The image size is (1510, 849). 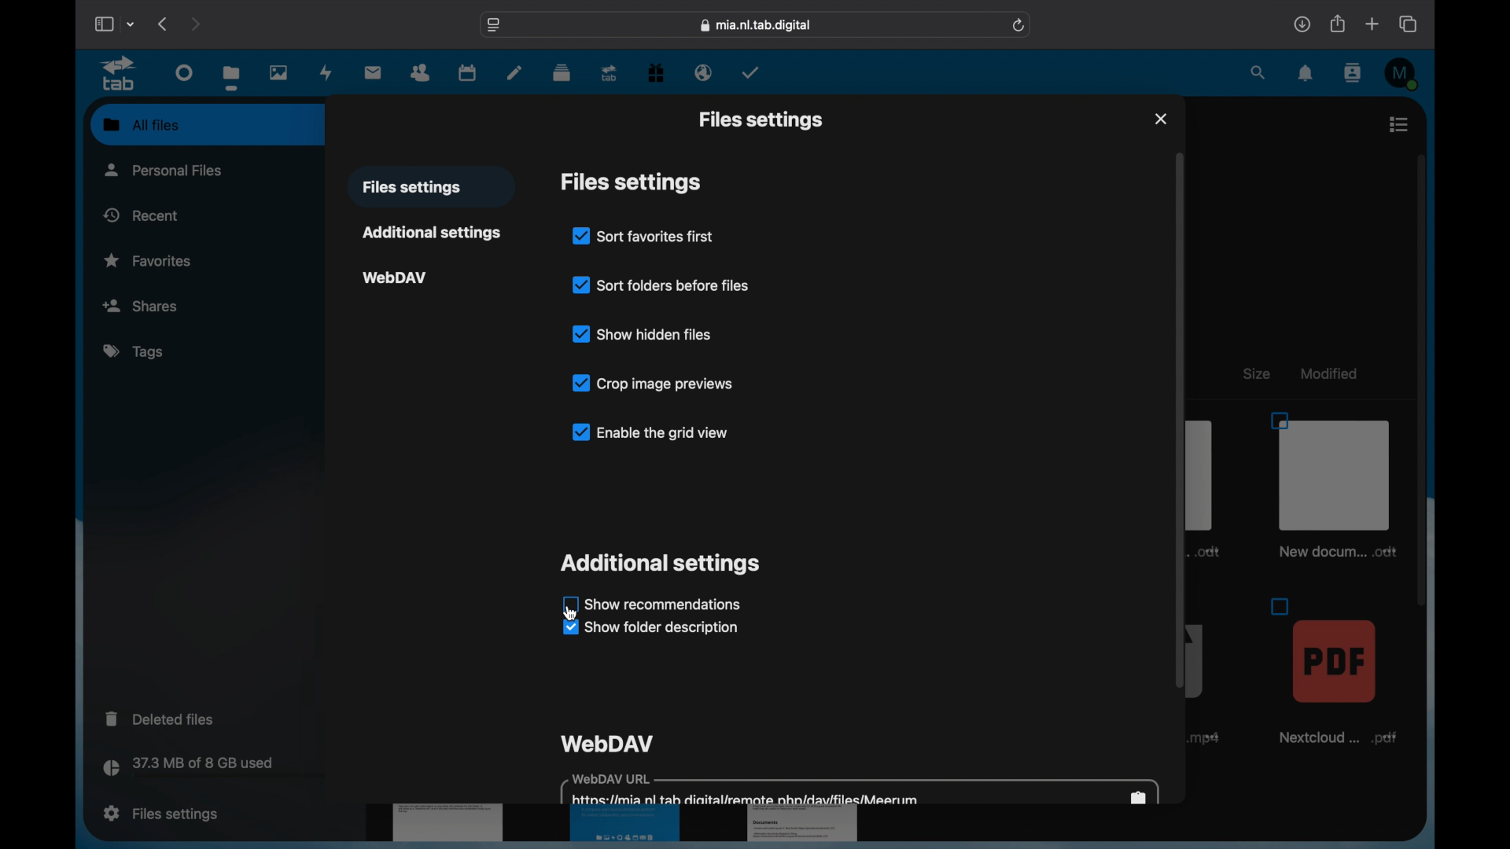 I want to click on M, so click(x=1402, y=75).